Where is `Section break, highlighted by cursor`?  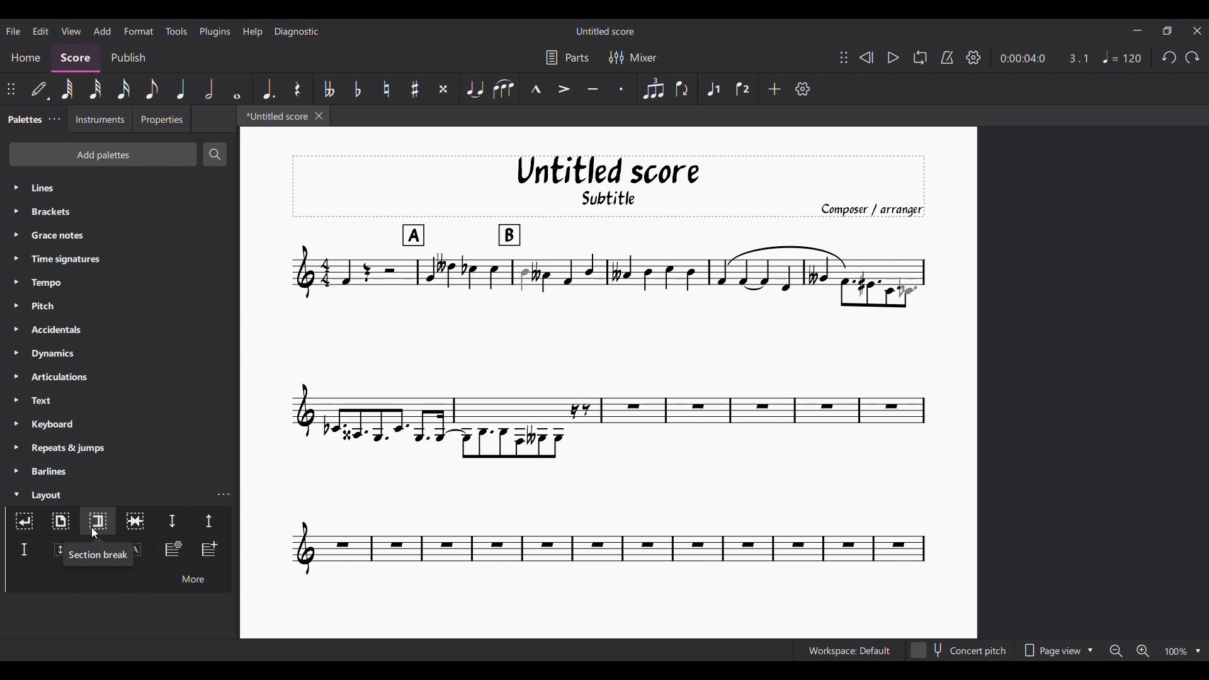 Section break, highlighted by cursor is located at coordinates (98, 521).